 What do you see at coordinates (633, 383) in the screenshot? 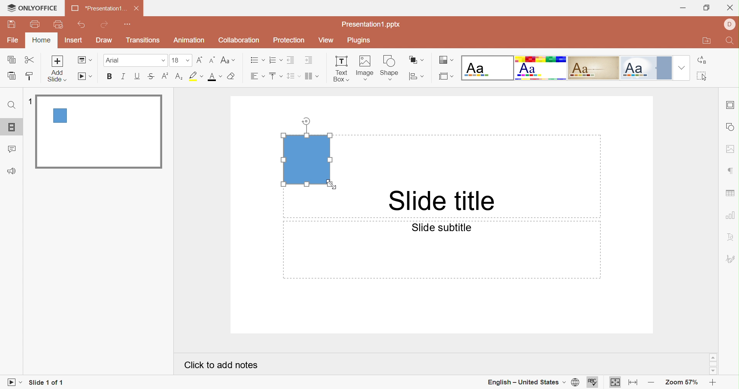
I see `Fit to width` at bounding box center [633, 383].